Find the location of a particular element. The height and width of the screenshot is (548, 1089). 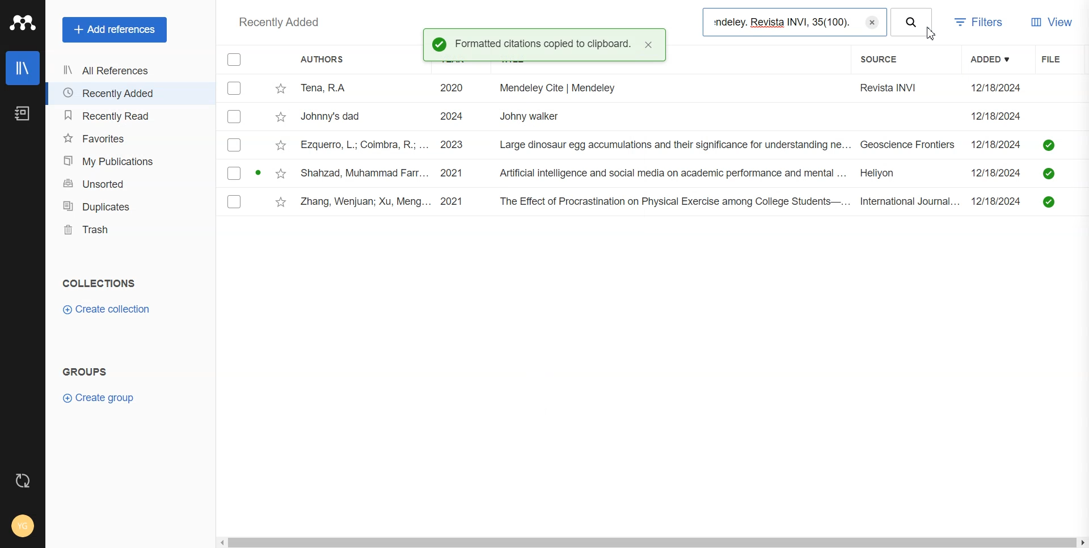

Favorites is located at coordinates (130, 138).